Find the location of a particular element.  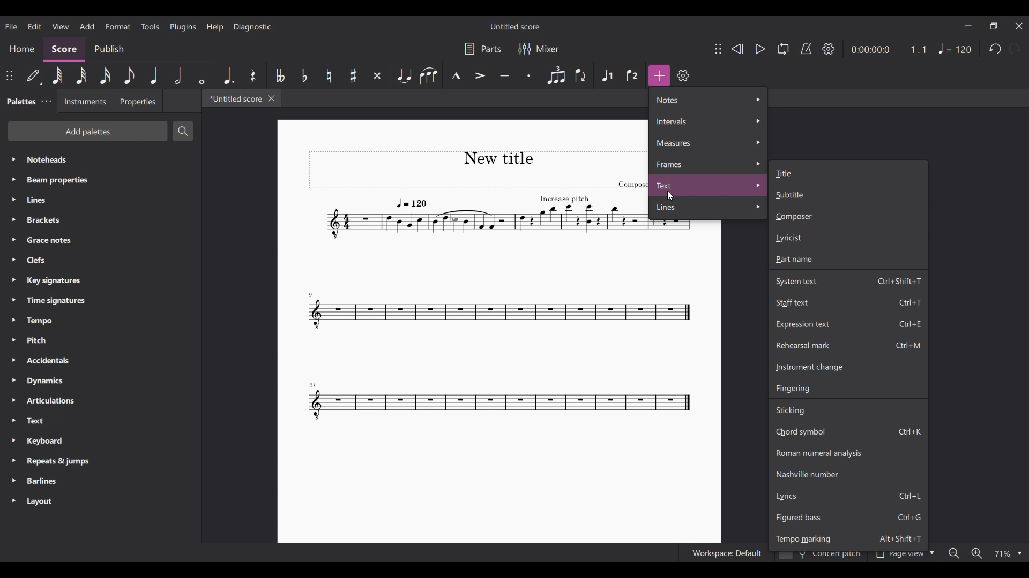

Slur is located at coordinates (429, 75).